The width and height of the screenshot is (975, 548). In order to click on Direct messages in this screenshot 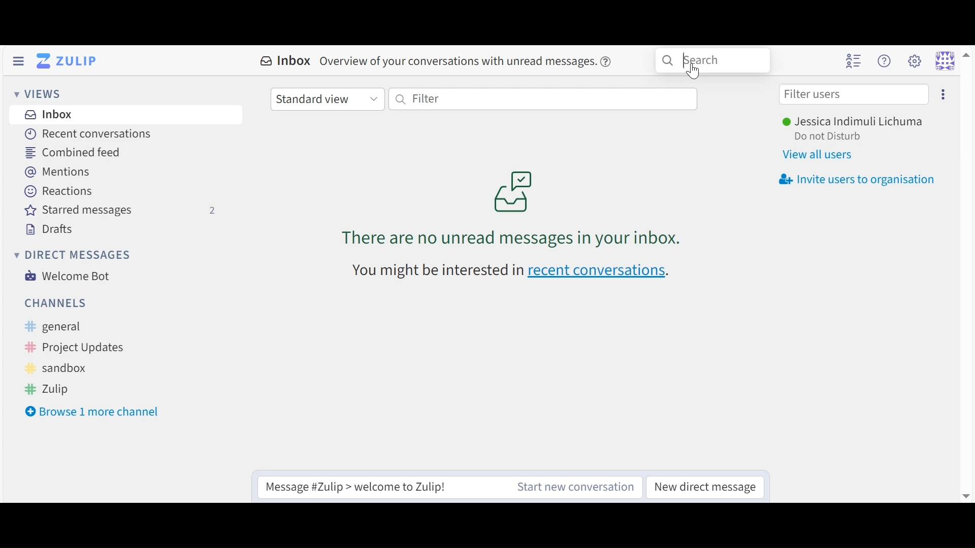, I will do `click(72, 254)`.